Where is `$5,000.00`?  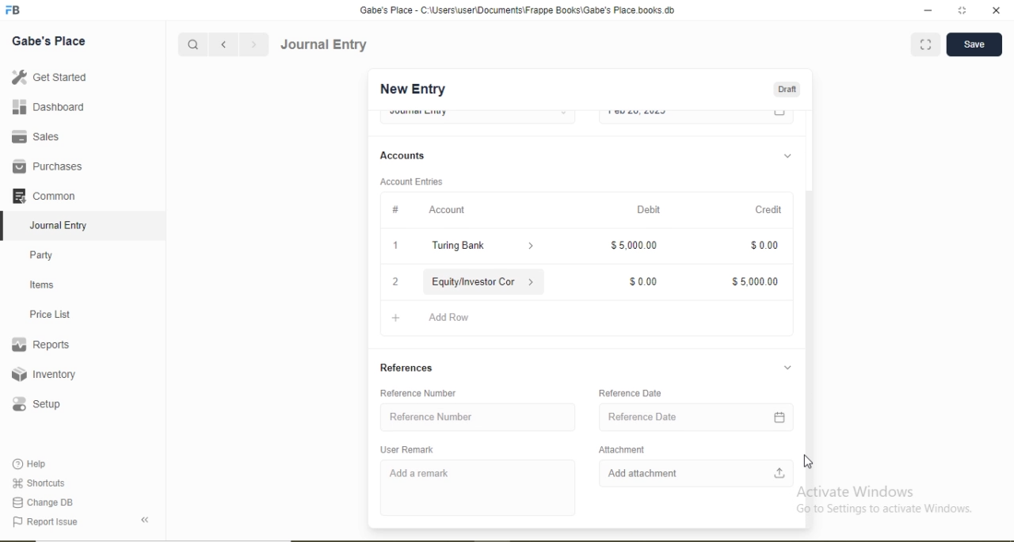 $5,000.00 is located at coordinates (754, 282).